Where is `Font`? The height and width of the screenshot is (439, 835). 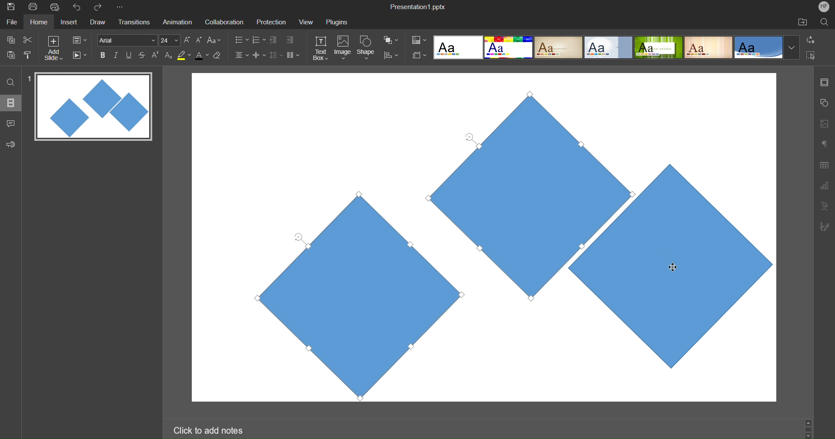 Font is located at coordinates (126, 40).